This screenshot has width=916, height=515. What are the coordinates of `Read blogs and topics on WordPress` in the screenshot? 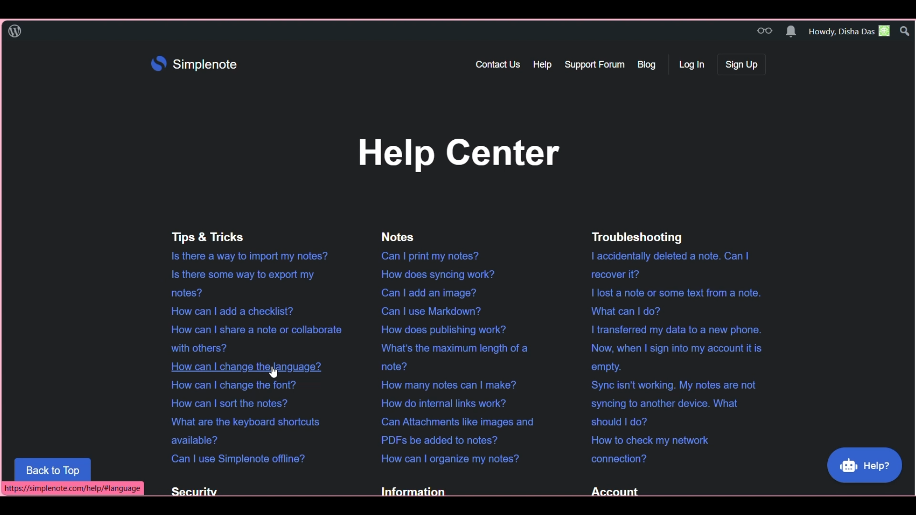 It's located at (764, 31).